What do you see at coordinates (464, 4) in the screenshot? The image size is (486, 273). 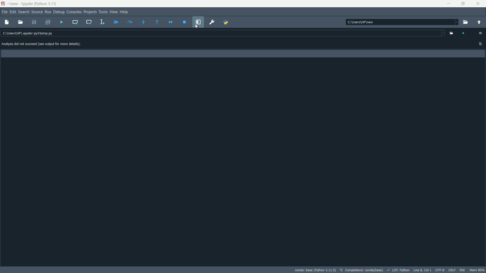 I see `maximize` at bounding box center [464, 4].